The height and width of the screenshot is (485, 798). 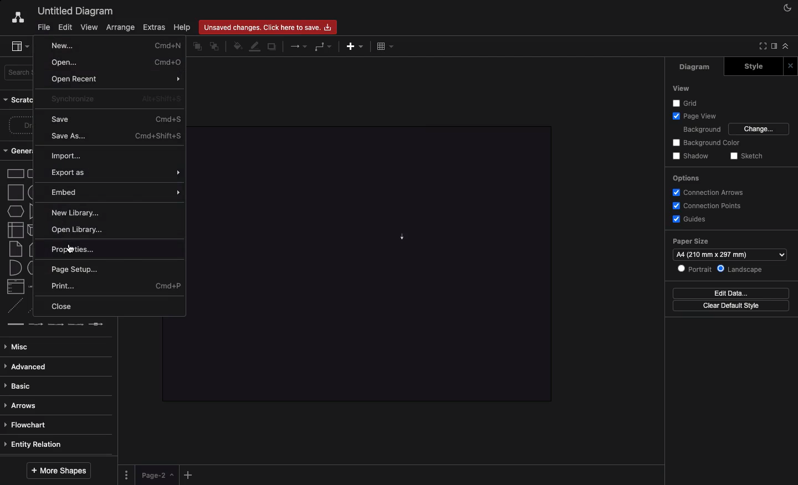 What do you see at coordinates (117, 63) in the screenshot?
I see `Open` at bounding box center [117, 63].